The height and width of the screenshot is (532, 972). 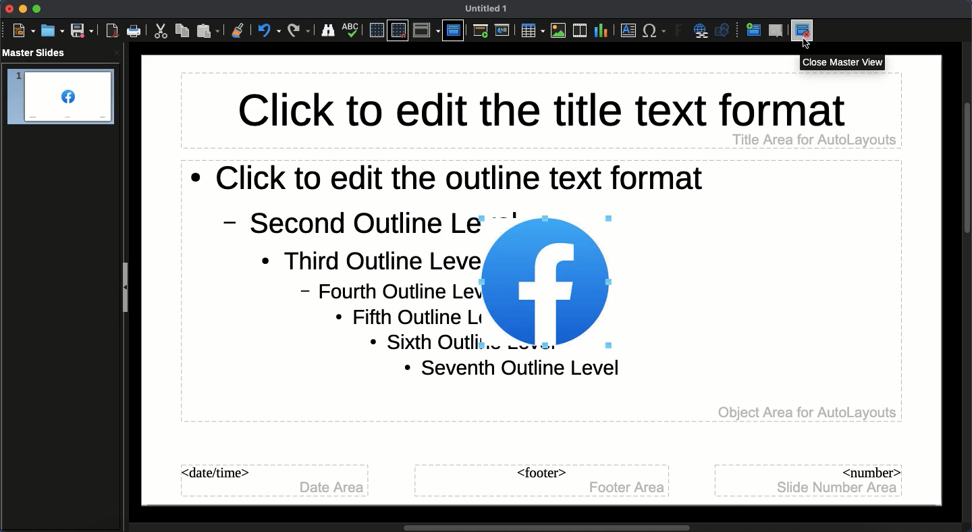 What do you see at coordinates (803, 46) in the screenshot?
I see `rsor` at bounding box center [803, 46].